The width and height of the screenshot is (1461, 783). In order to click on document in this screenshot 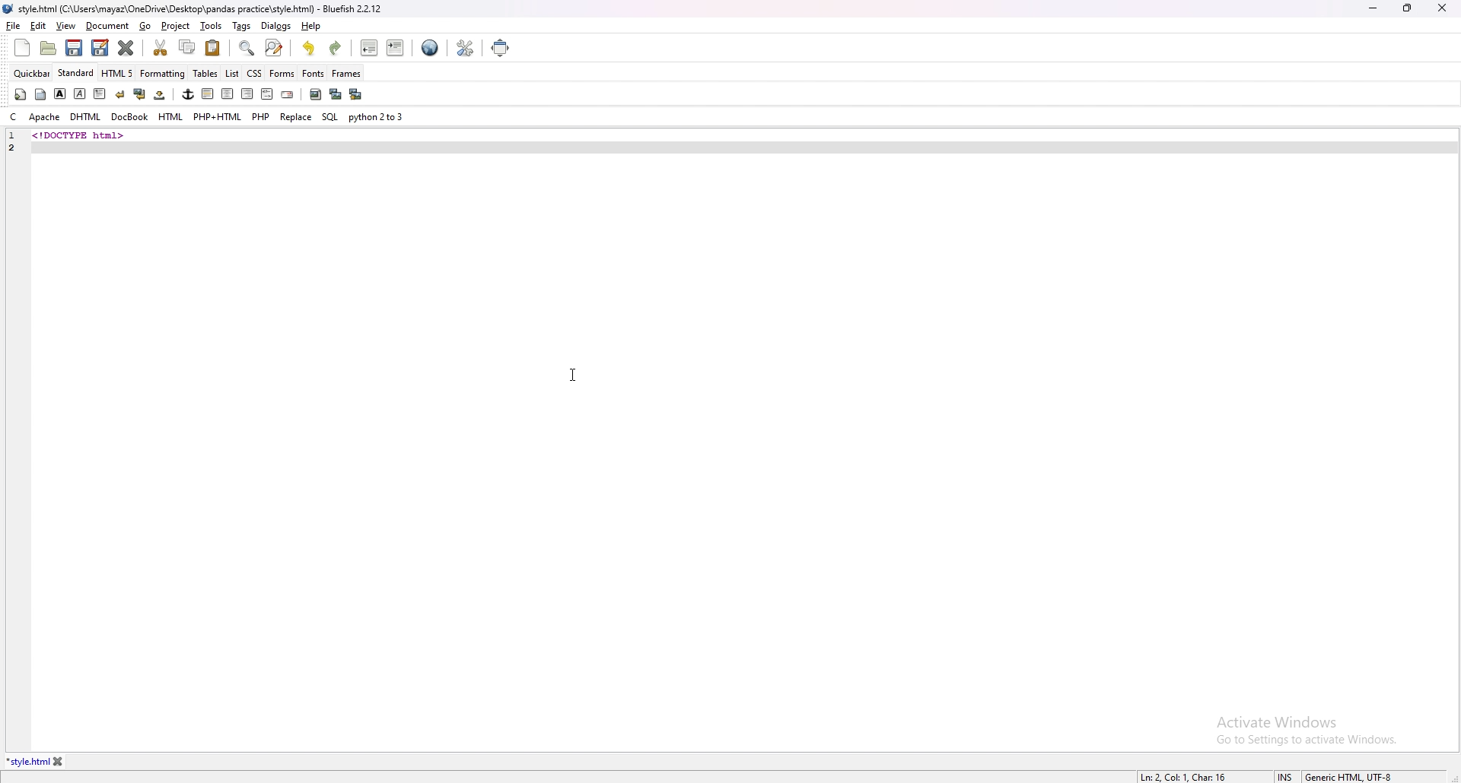, I will do `click(108, 27)`.